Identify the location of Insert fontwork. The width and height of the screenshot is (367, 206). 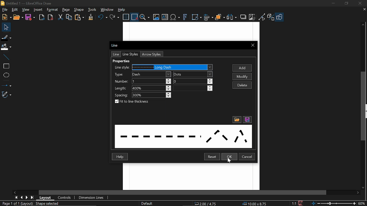
(185, 17).